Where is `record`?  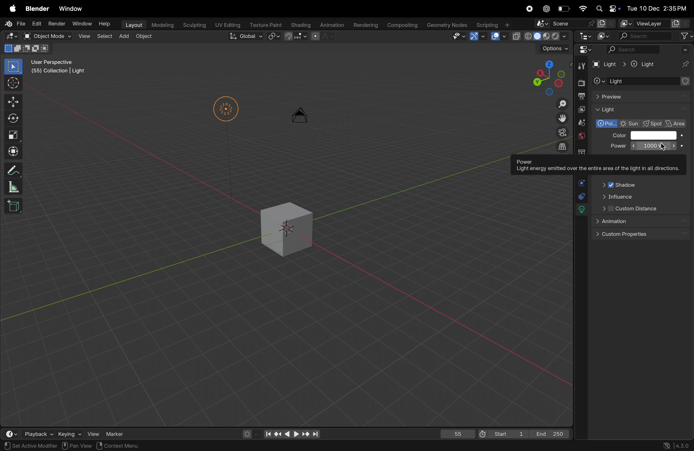 record is located at coordinates (529, 9).